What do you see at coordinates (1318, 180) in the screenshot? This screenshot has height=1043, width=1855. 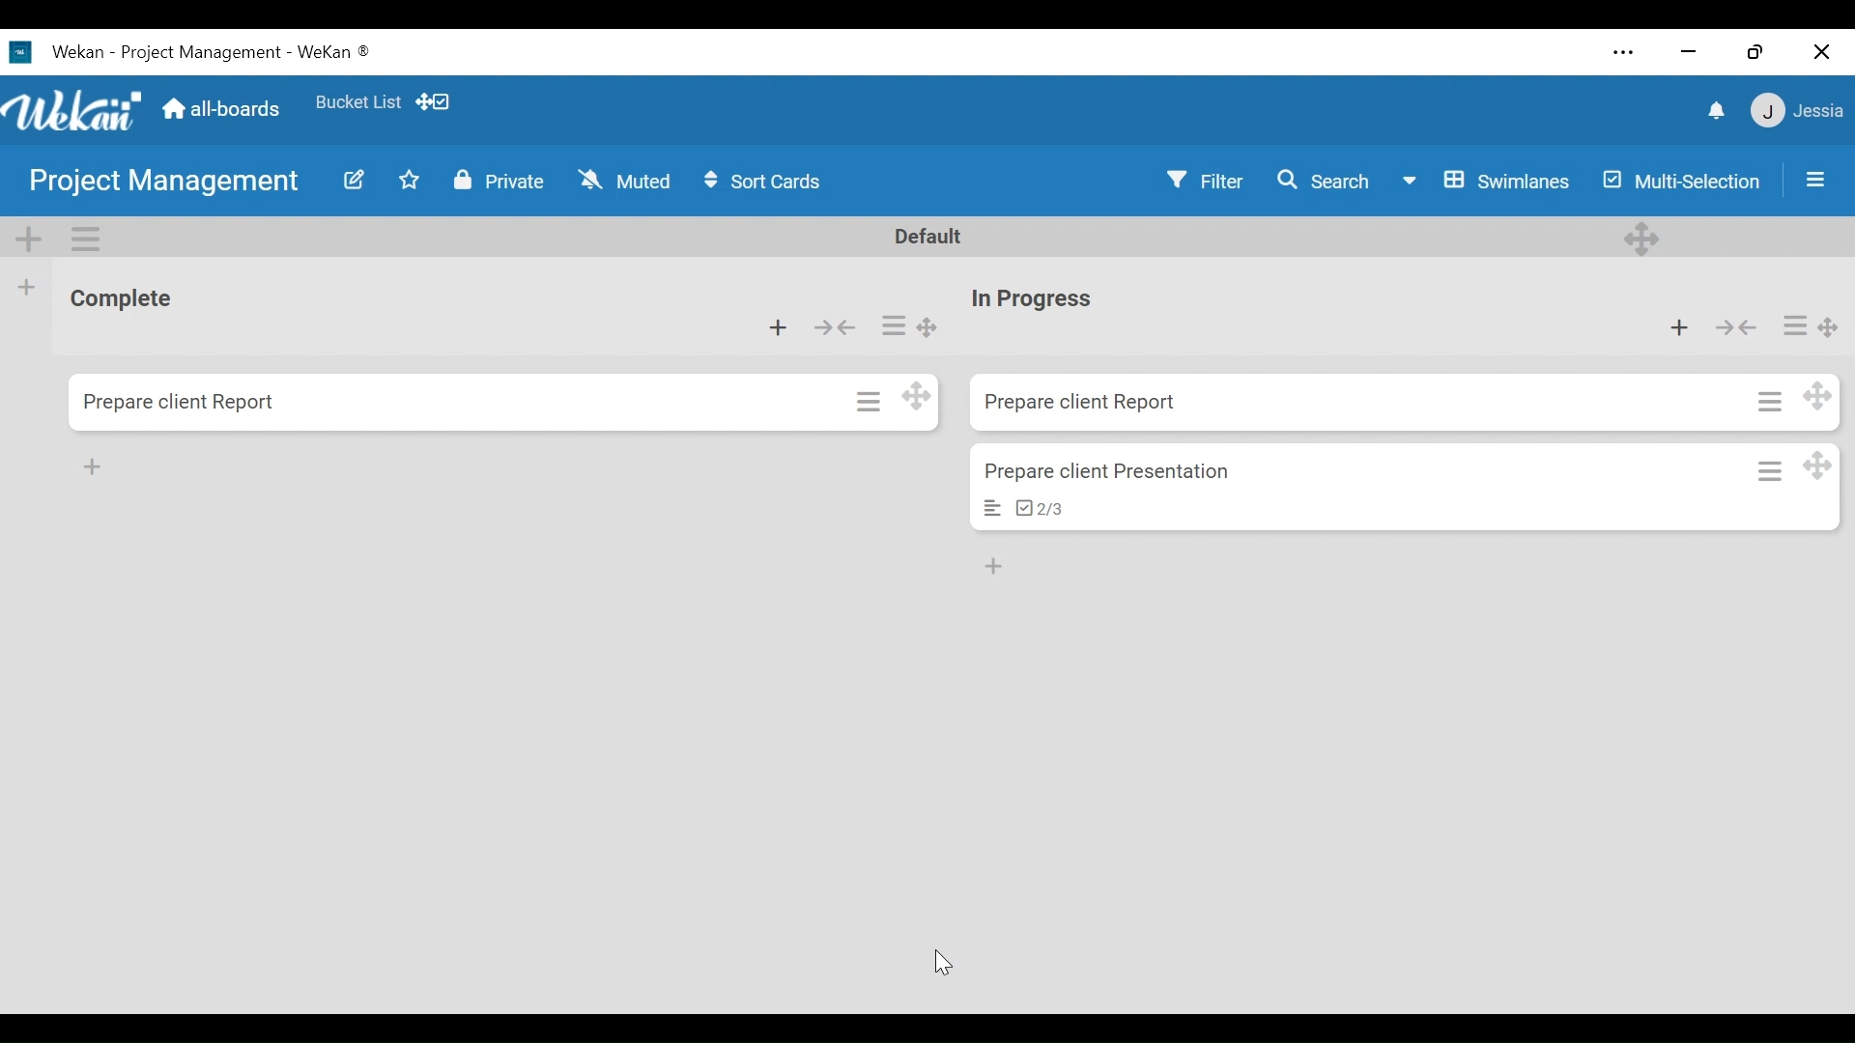 I see `Search` at bounding box center [1318, 180].